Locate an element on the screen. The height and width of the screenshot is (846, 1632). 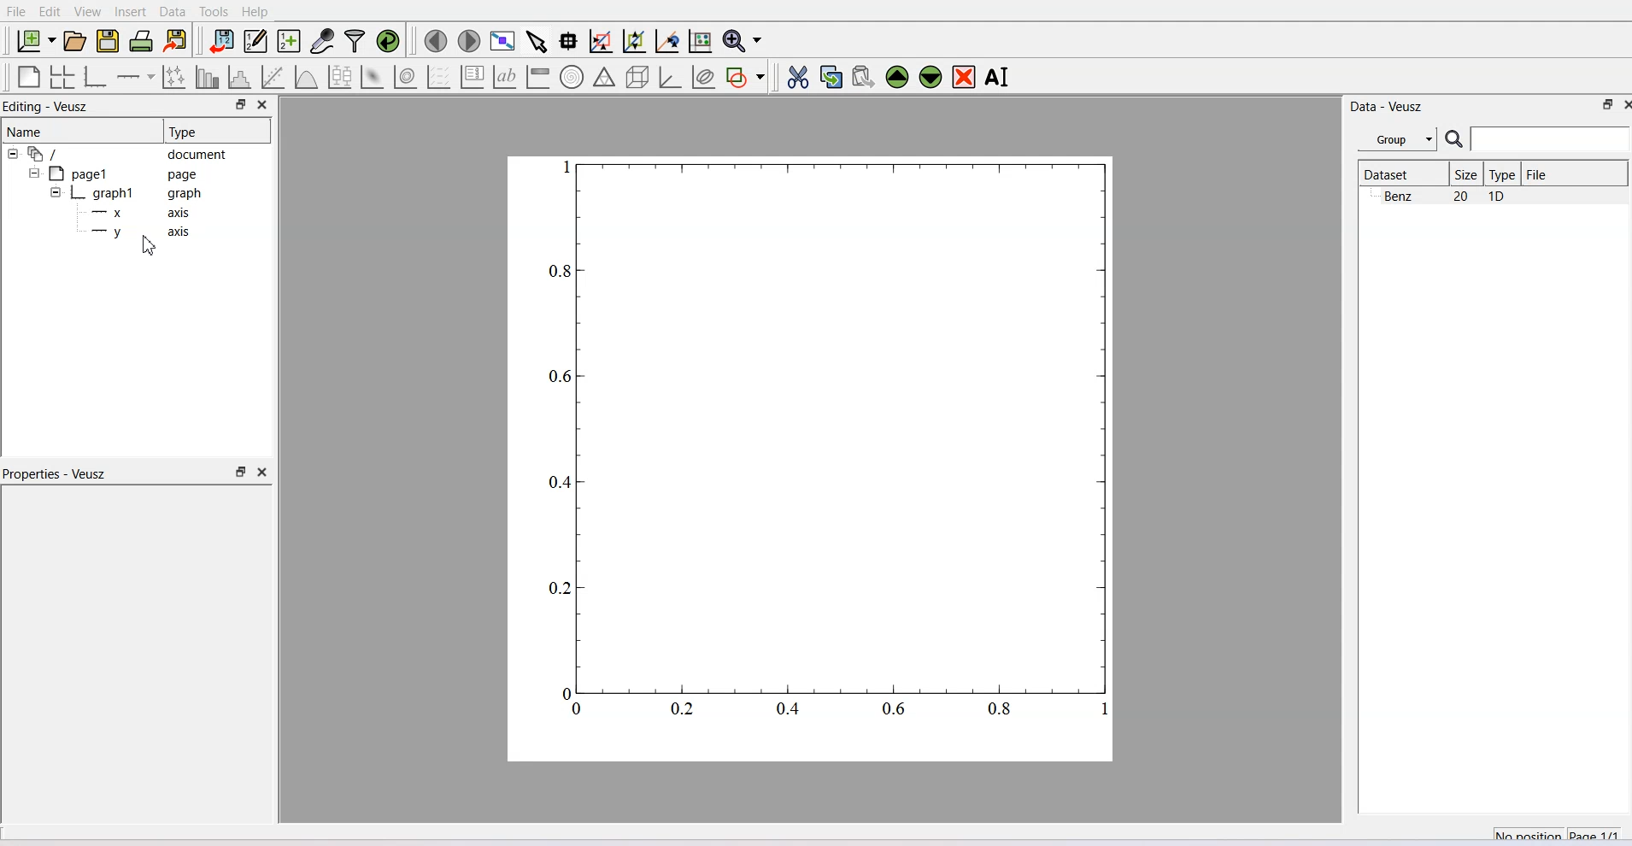
Import data is located at coordinates (221, 40).